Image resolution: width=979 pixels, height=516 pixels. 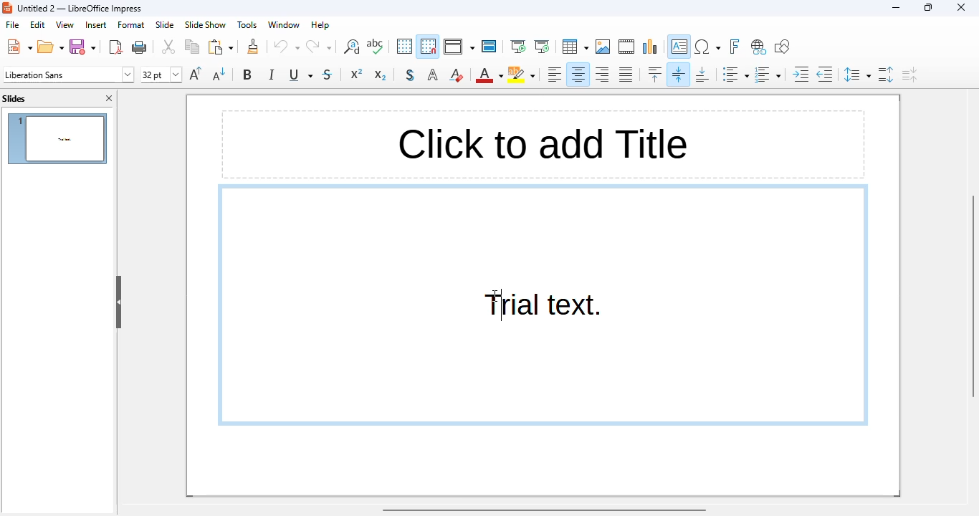 What do you see at coordinates (375, 46) in the screenshot?
I see `spelling` at bounding box center [375, 46].